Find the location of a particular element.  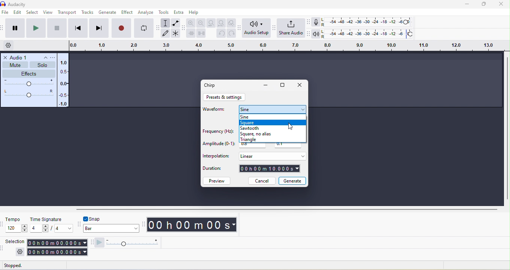

cursor movement is located at coordinates (292, 126).